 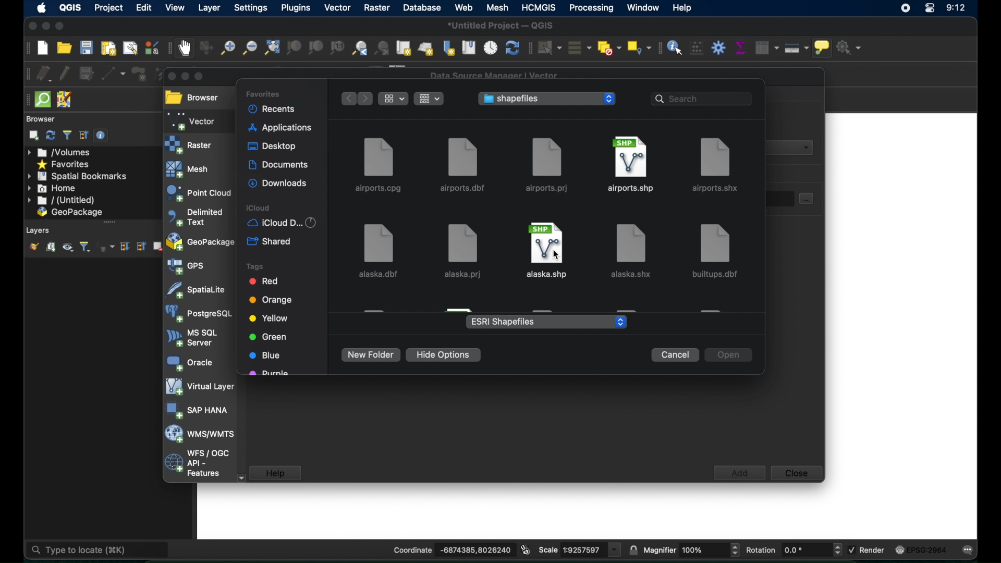 What do you see at coordinates (108, 47) in the screenshot?
I see `new paint layout` at bounding box center [108, 47].